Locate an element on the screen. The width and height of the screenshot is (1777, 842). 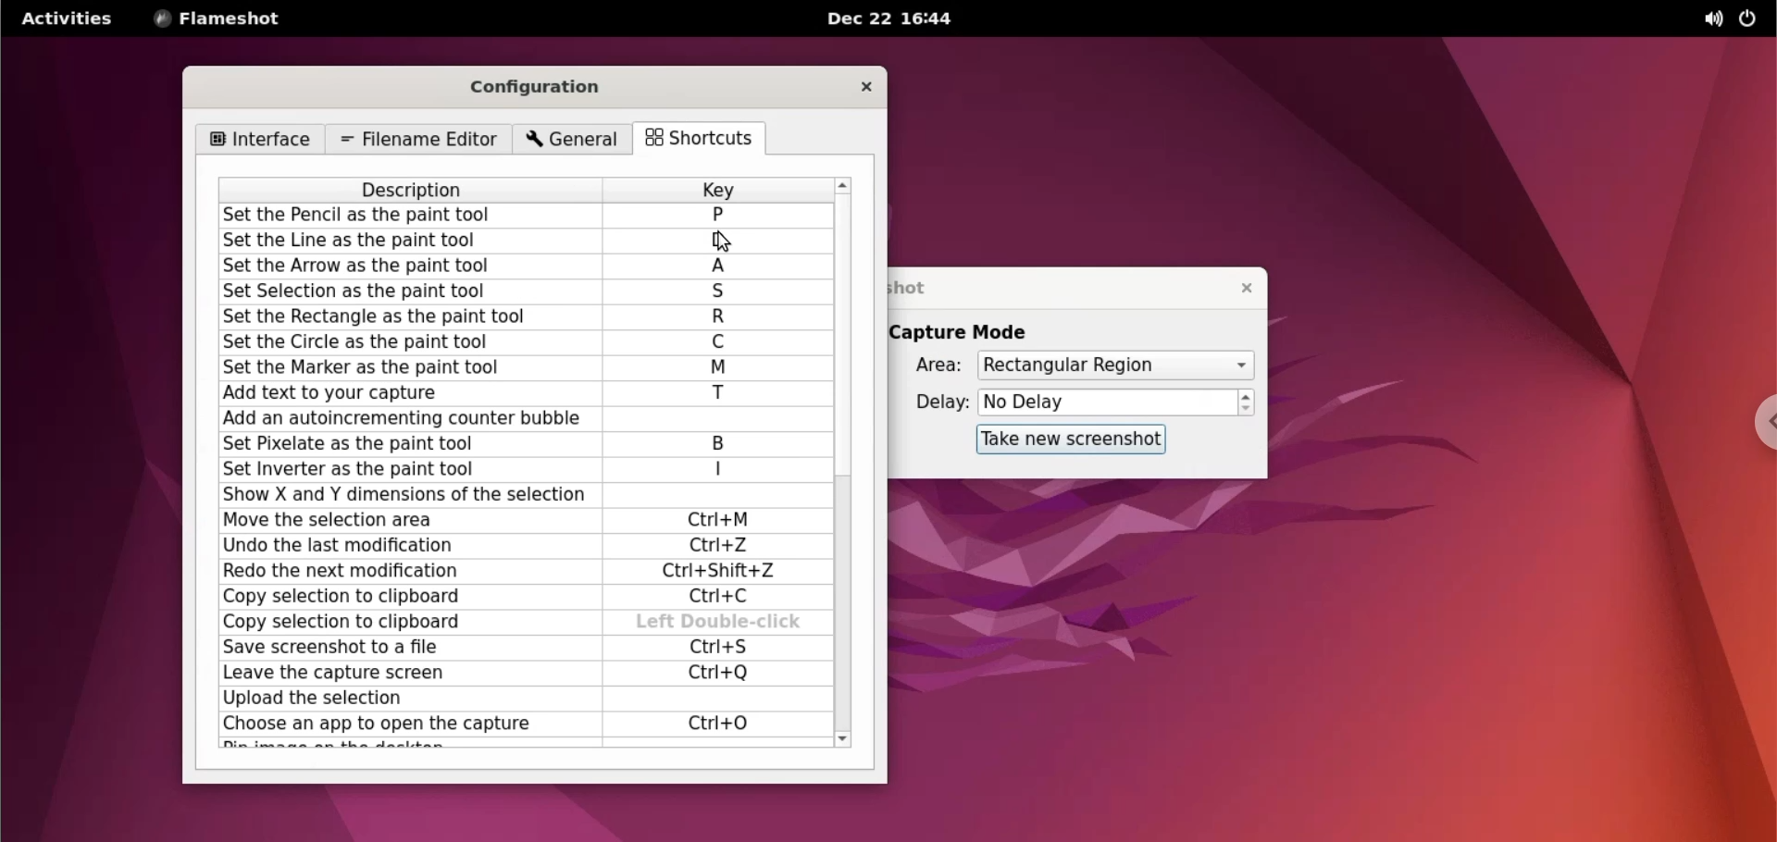
Area: is located at coordinates (926, 366).